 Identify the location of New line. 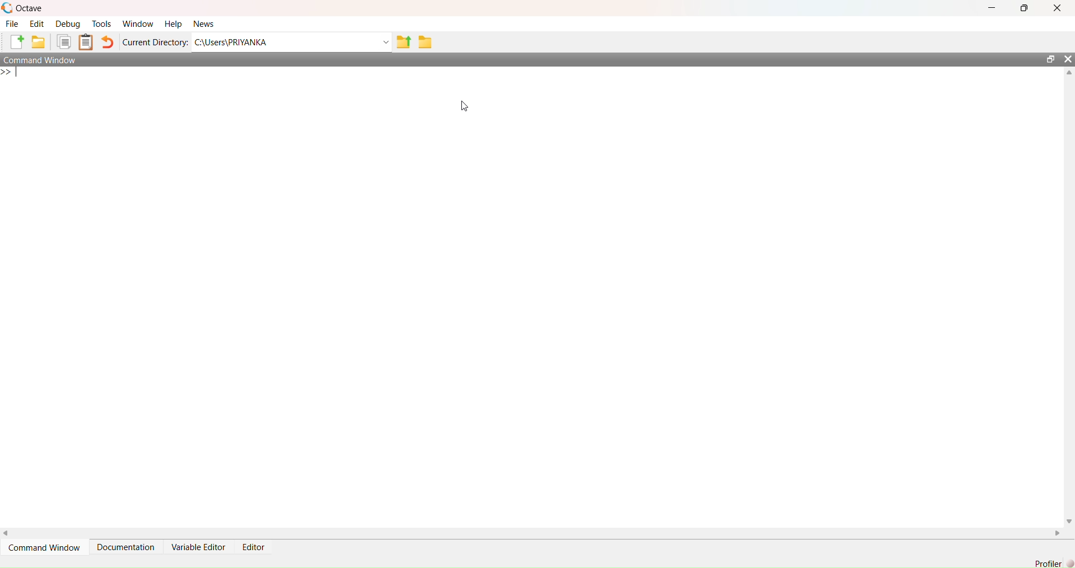
(10, 73).